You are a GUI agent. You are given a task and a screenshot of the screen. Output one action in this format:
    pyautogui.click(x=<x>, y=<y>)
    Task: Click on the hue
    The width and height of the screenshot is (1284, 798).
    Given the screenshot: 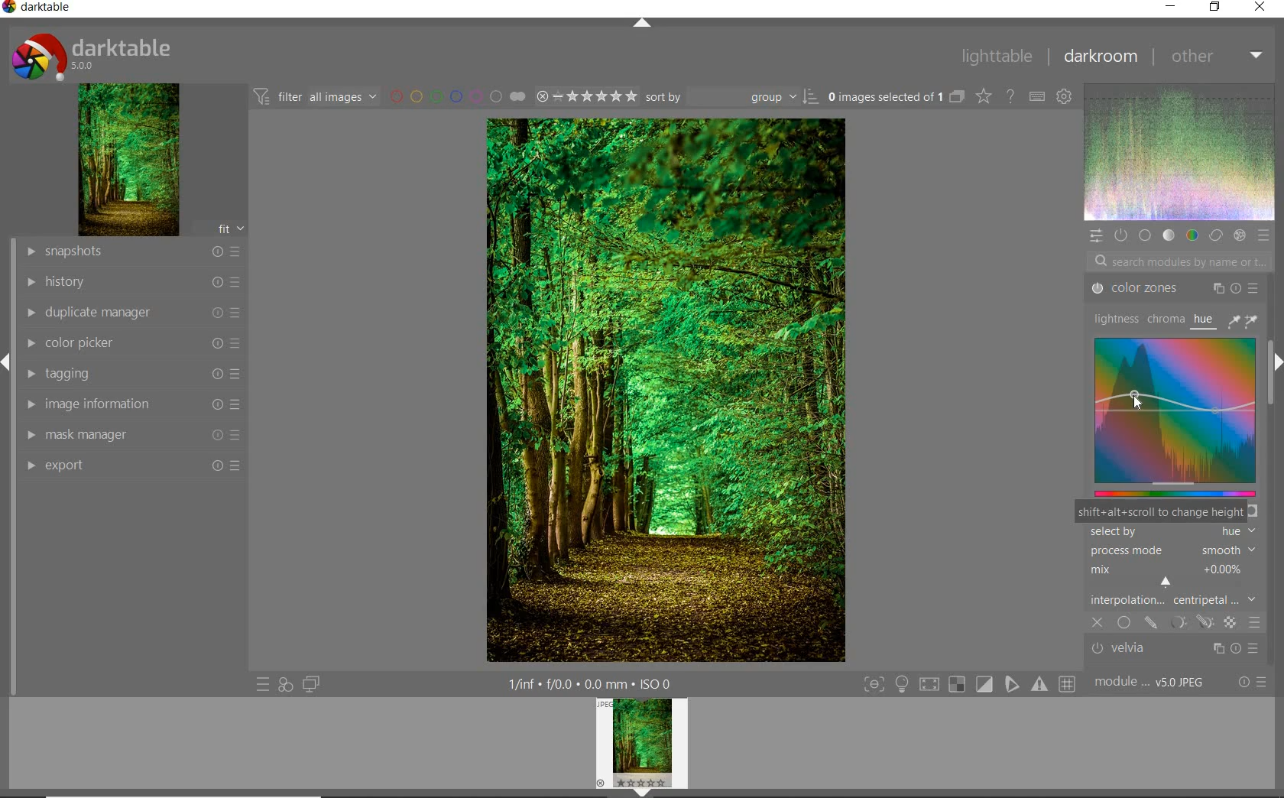 What is the action you would take?
    pyautogui.click(x=1205, y=319)
    